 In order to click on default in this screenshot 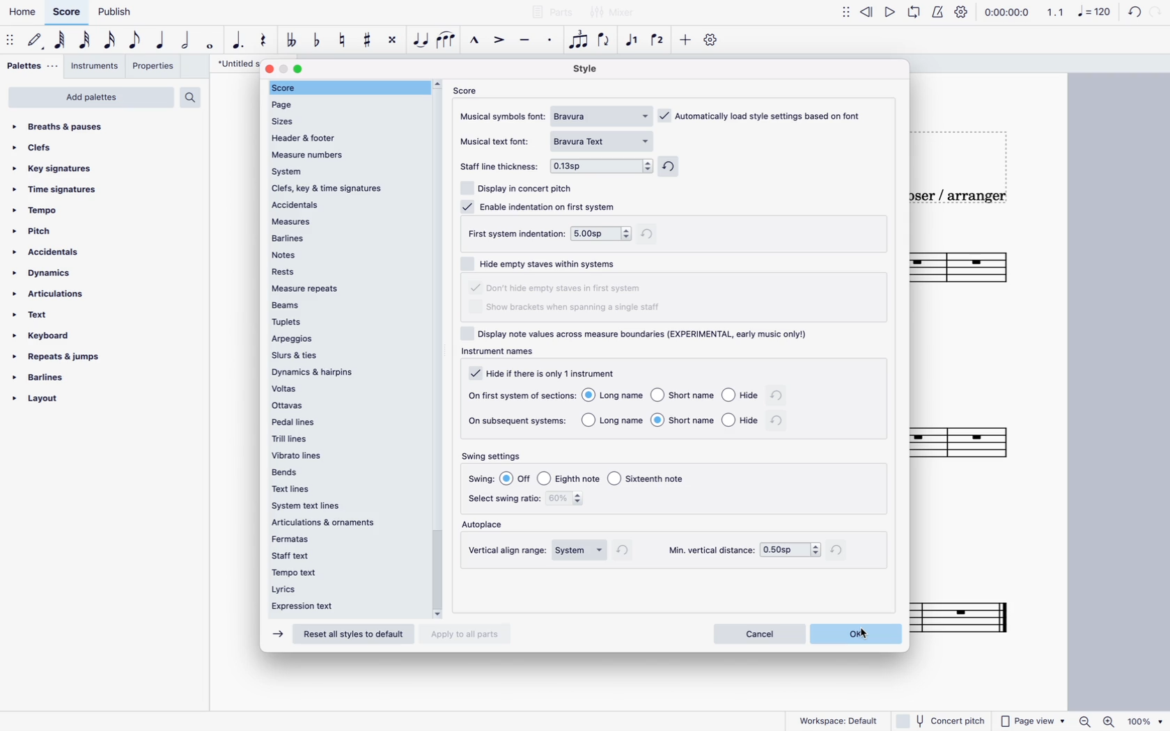, I will do `click(34, 39)`.